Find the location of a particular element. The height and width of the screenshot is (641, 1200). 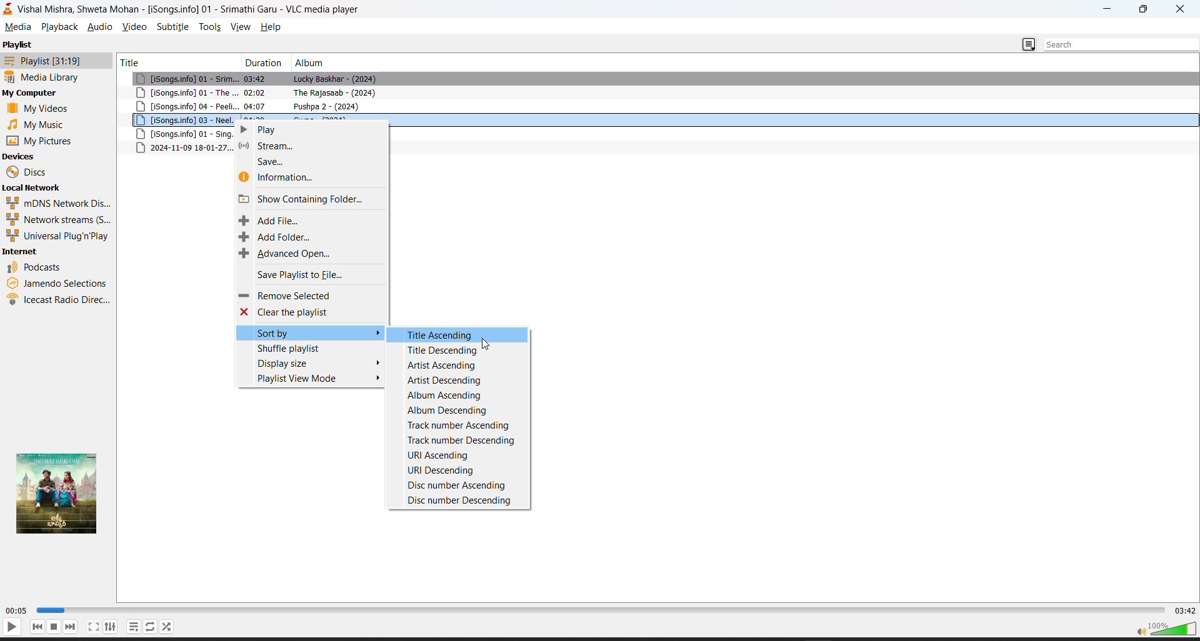

album ascending is located at coordinates (462, 394).